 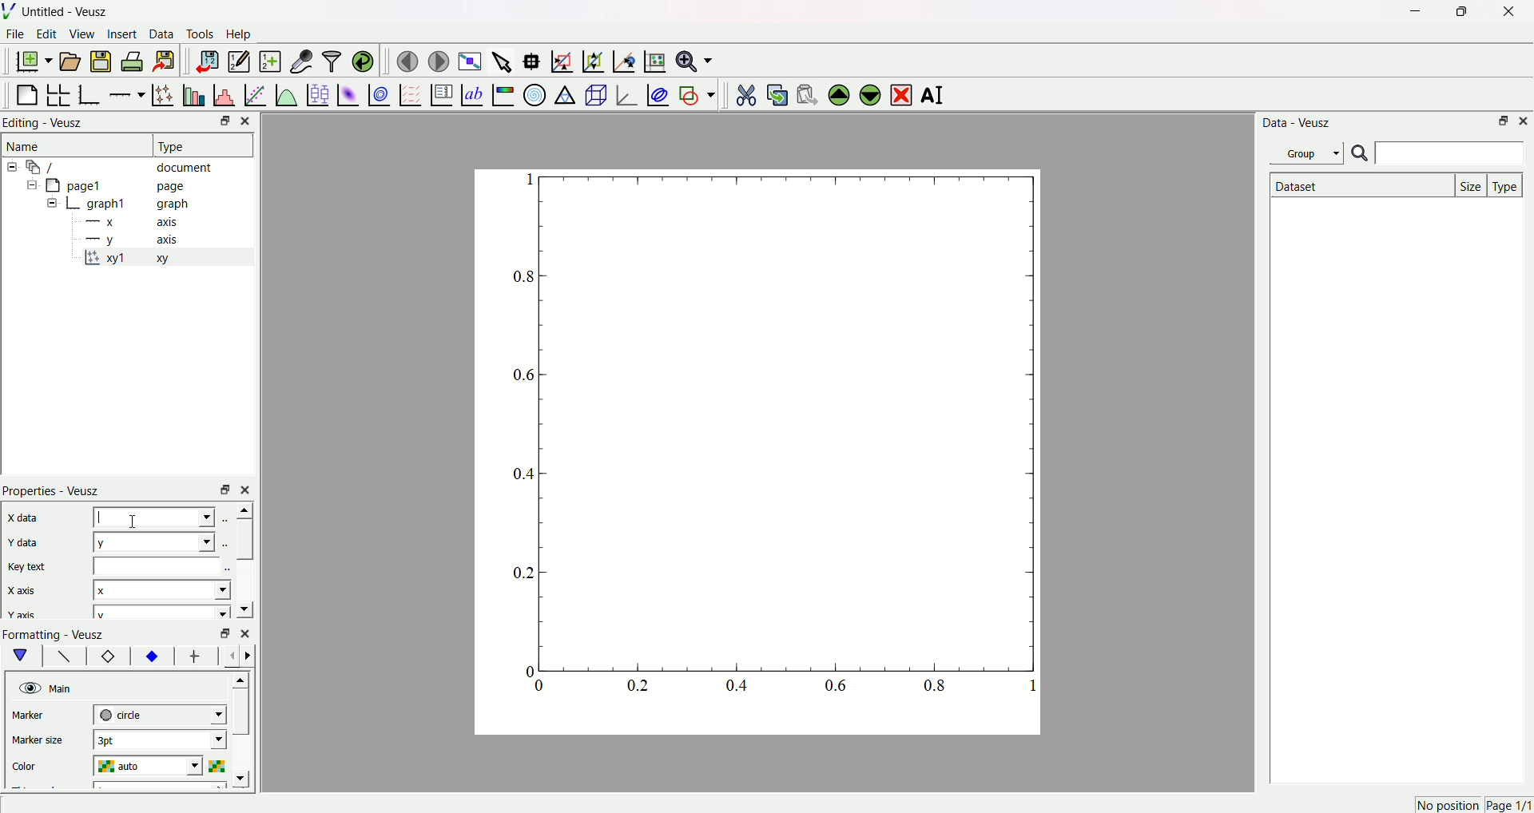 I want to click on draw rectangle on zoom graph axes, so click(x=562, y=59).